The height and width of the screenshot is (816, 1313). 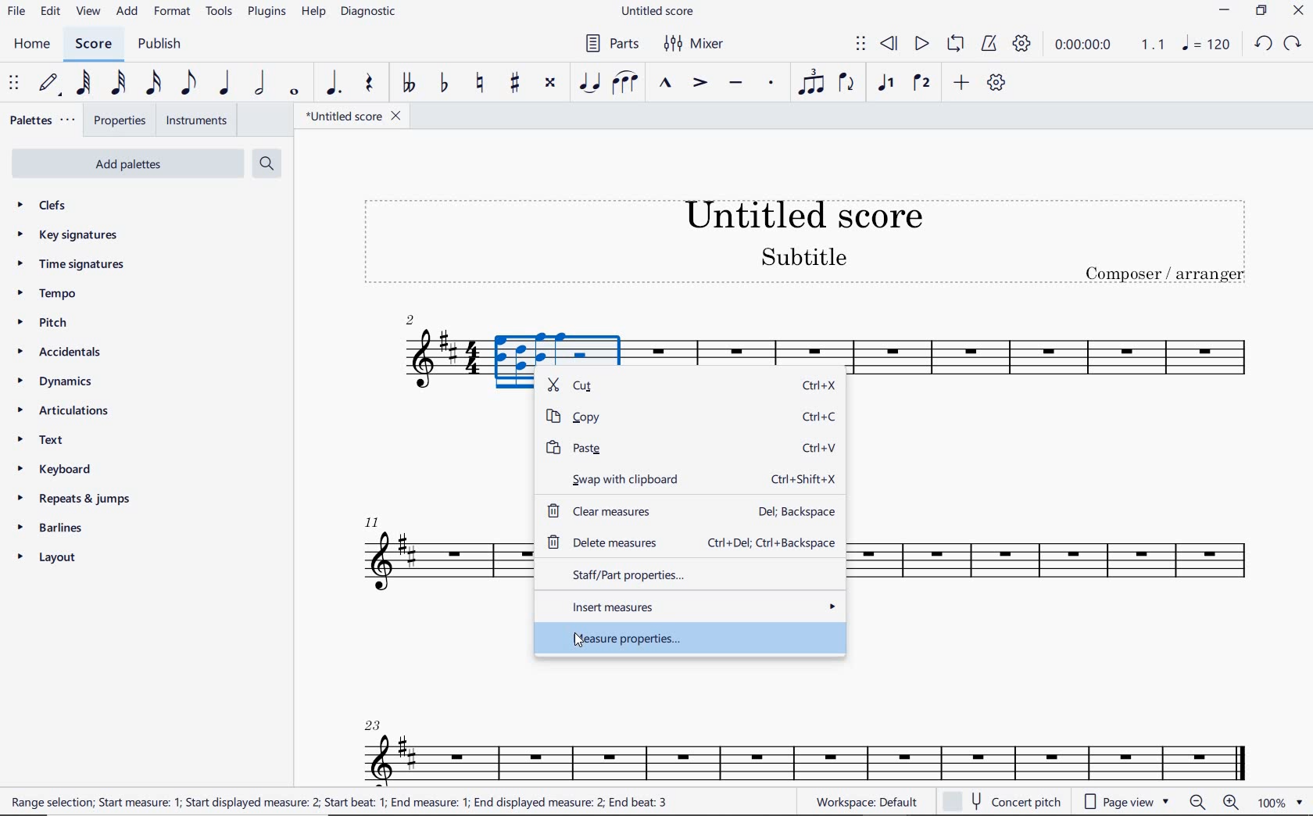 What do you see at coordinates (959, 84) in the screenshot?
I see `ADD` at bounding box center [959, 84].